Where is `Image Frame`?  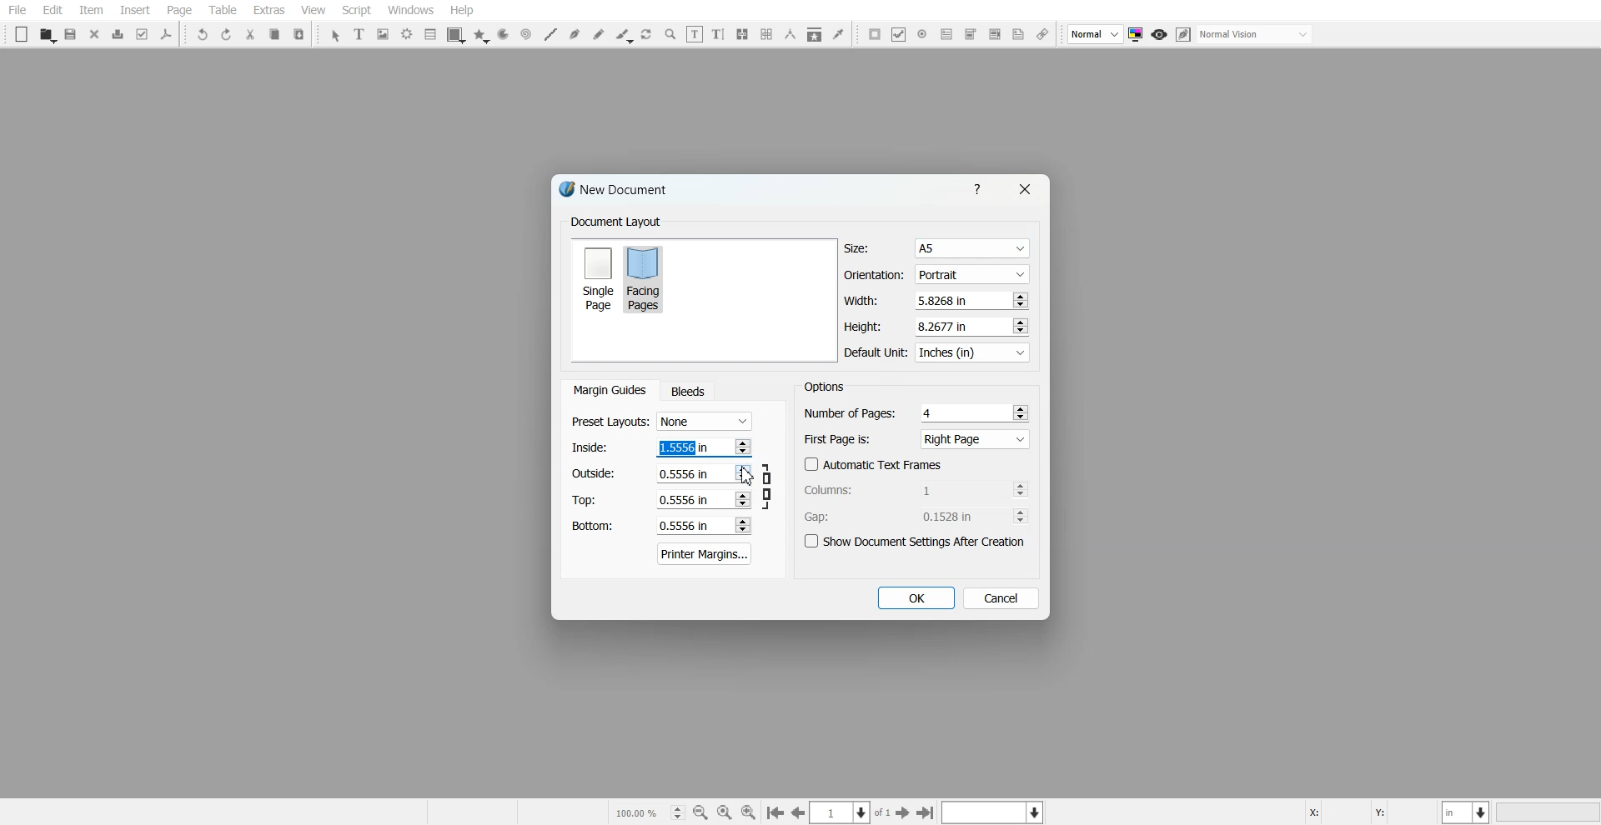 Image Frame is located at coordinates (384, 34).